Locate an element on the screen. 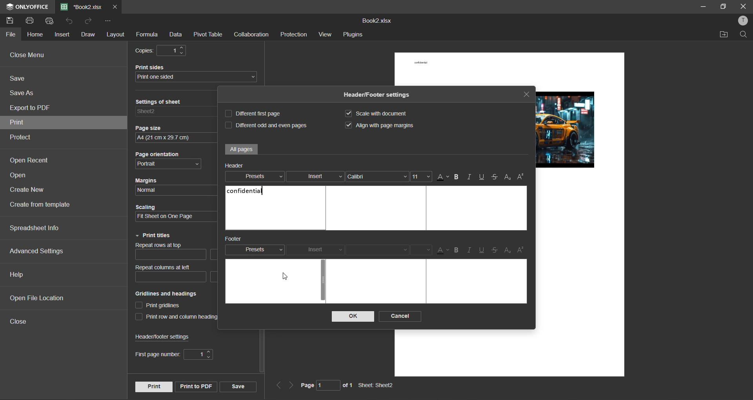  footer is located at coordinates (235, 238).